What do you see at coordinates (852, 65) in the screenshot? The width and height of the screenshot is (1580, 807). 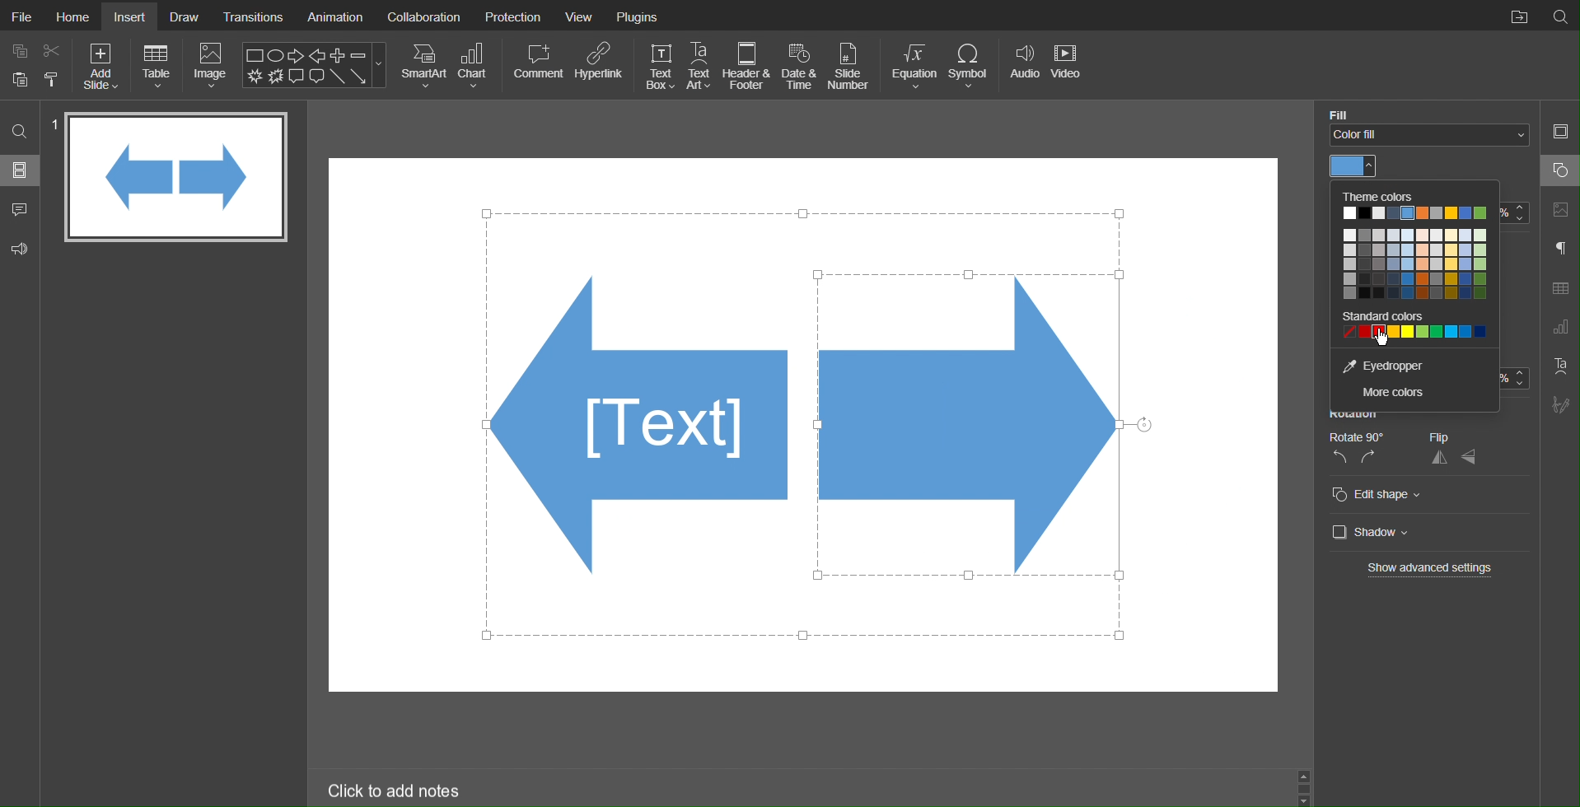 I see `Slide Number` at bounding box center [852, 65].